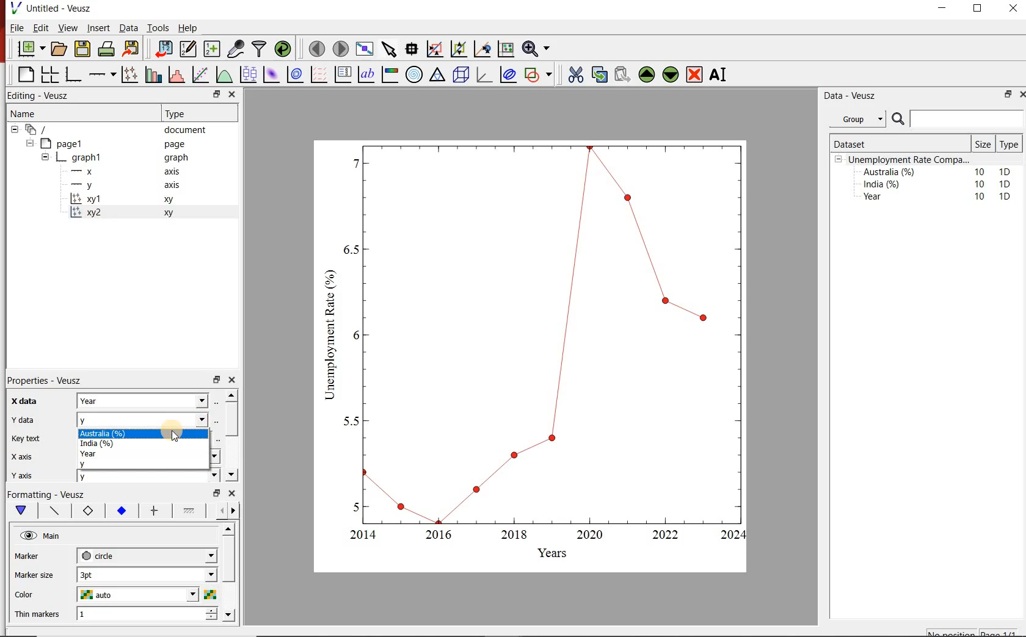  I want to click on minimise, so click(1007, 94).